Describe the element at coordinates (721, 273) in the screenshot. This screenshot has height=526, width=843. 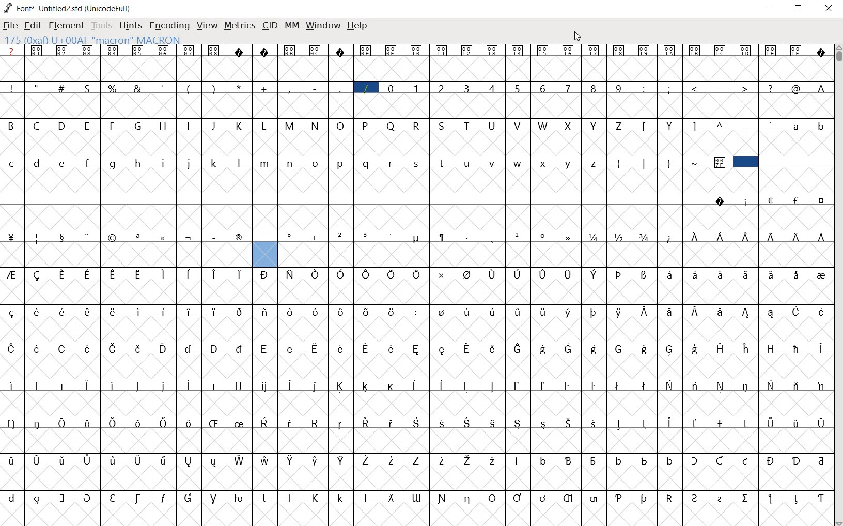
I see `Symbol` at that location.